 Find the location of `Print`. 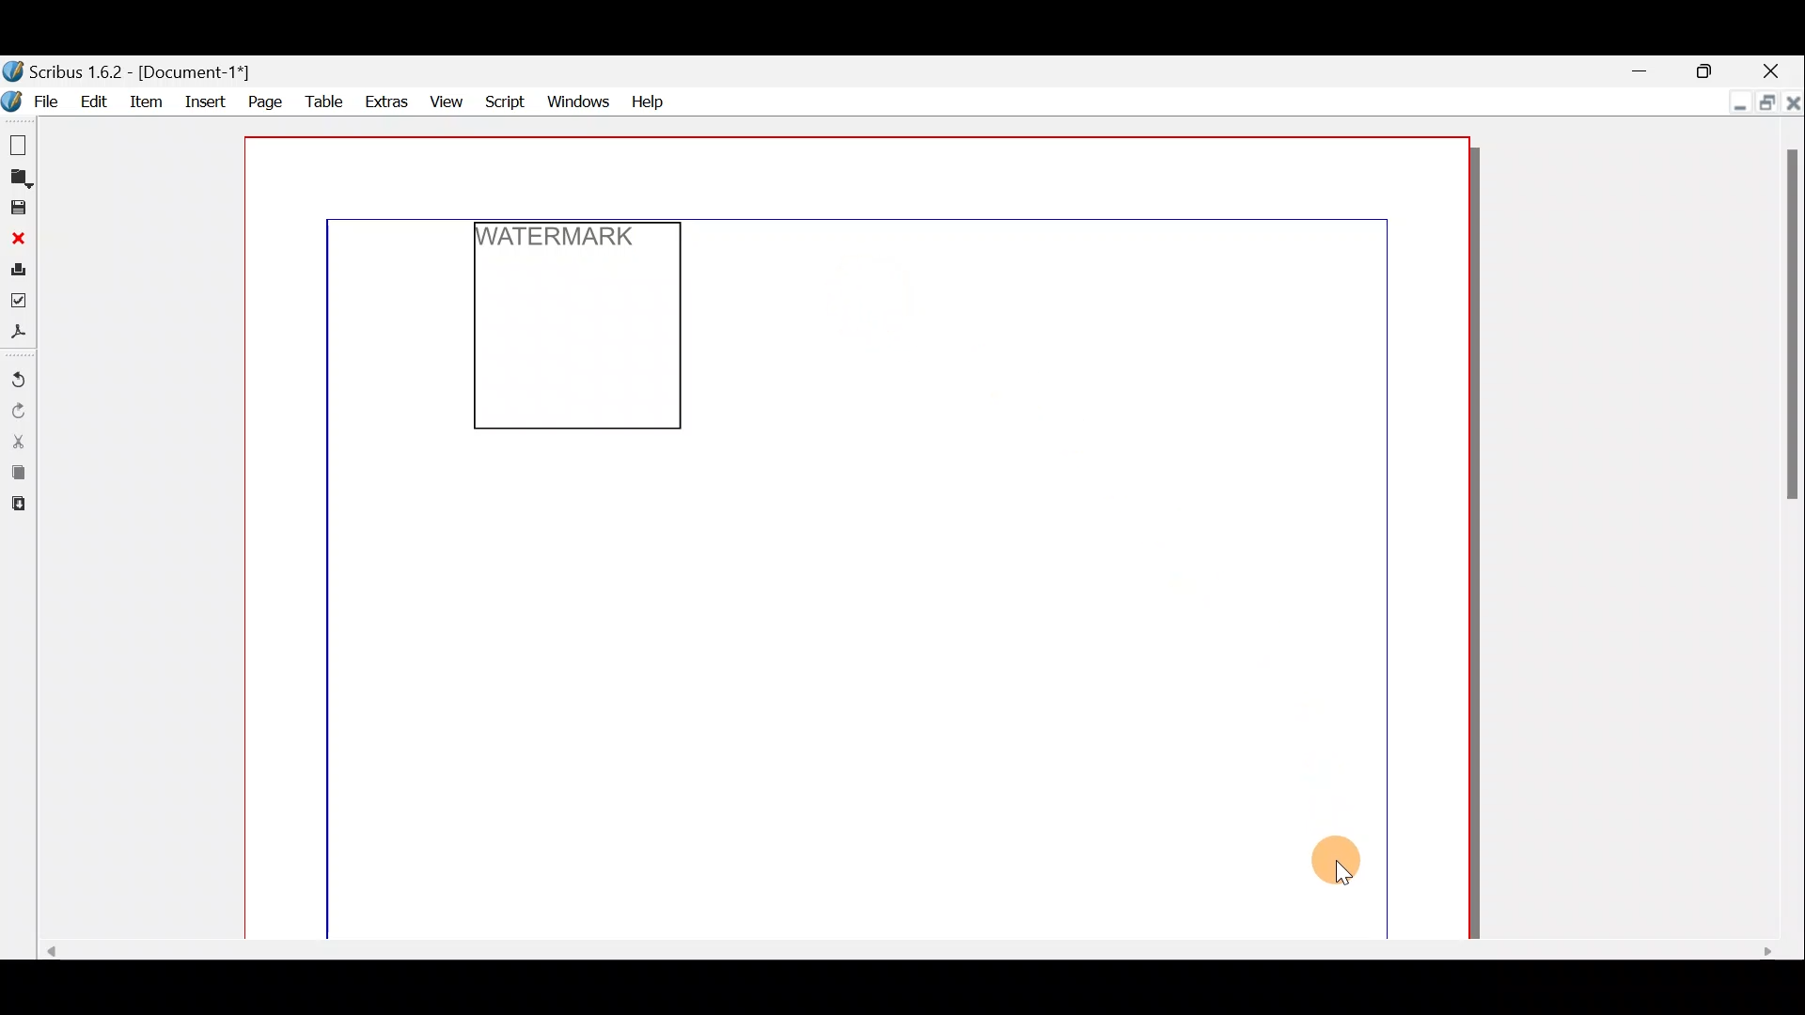

Print is located at coordinates (17, 273).